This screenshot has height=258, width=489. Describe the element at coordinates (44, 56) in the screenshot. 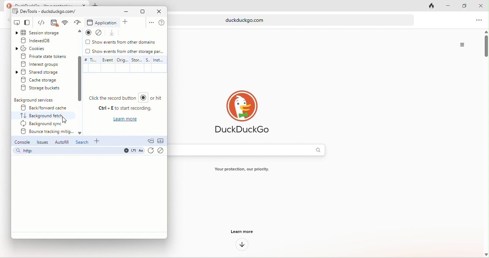

I see `private state tokens` at that location.